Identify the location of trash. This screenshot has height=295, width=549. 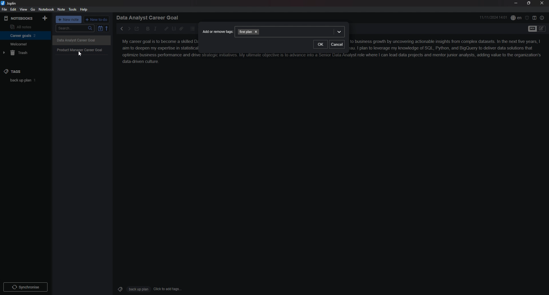
(25, 53).